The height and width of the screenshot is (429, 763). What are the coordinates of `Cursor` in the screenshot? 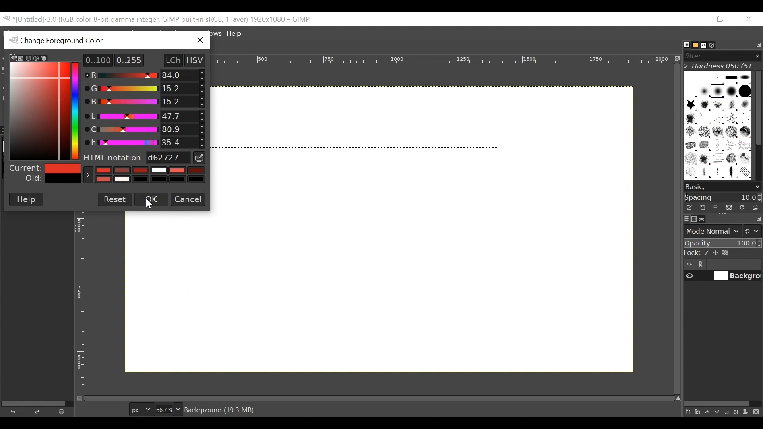 It's located at (150, 202).